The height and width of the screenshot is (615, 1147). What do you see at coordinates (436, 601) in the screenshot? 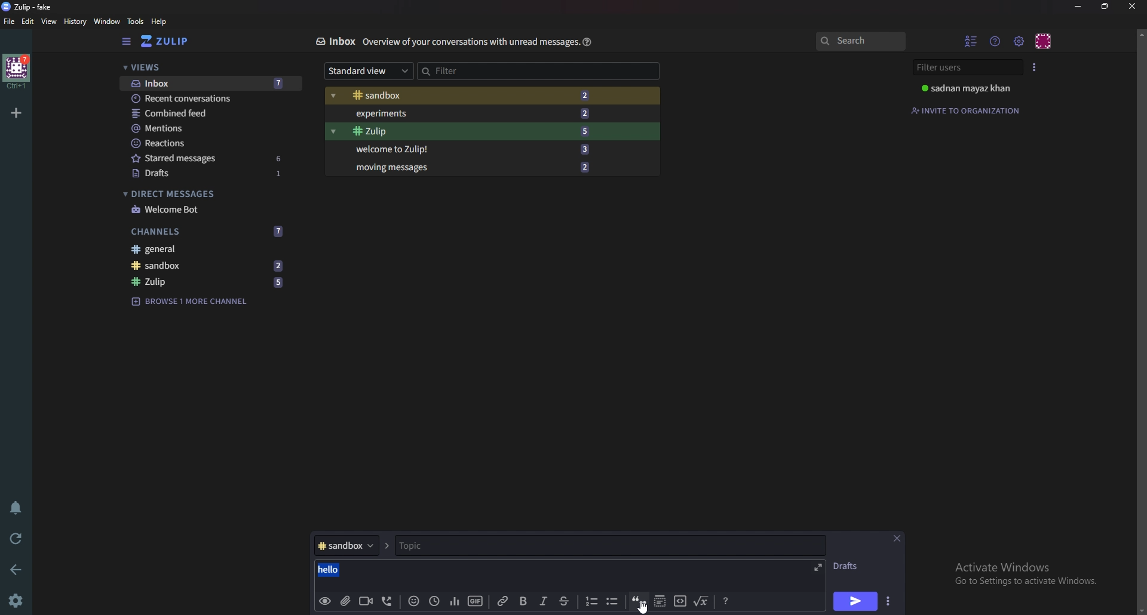
I see `Global time` at bounding box center [436, 601].